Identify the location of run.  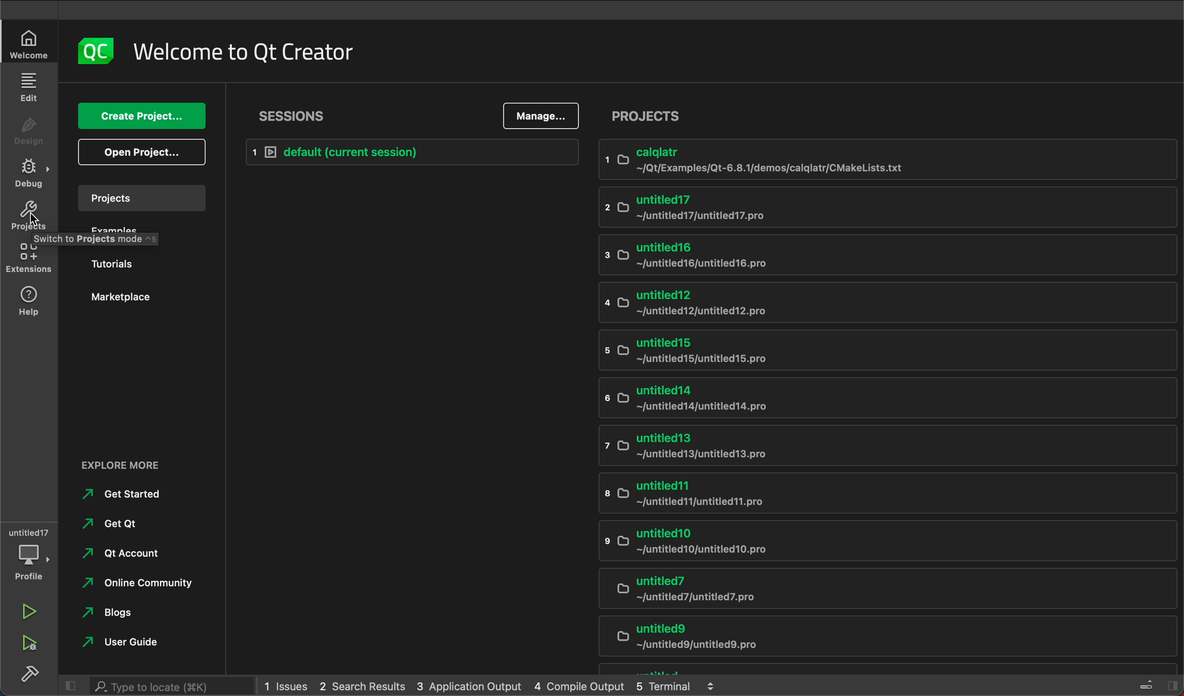
(30, 610).